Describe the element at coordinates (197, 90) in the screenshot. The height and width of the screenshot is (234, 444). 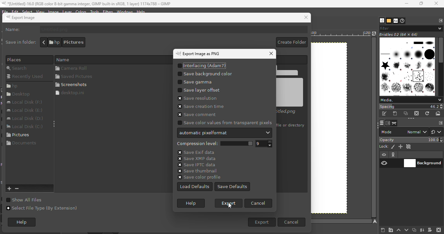
I see `Save layer offset` at that location.